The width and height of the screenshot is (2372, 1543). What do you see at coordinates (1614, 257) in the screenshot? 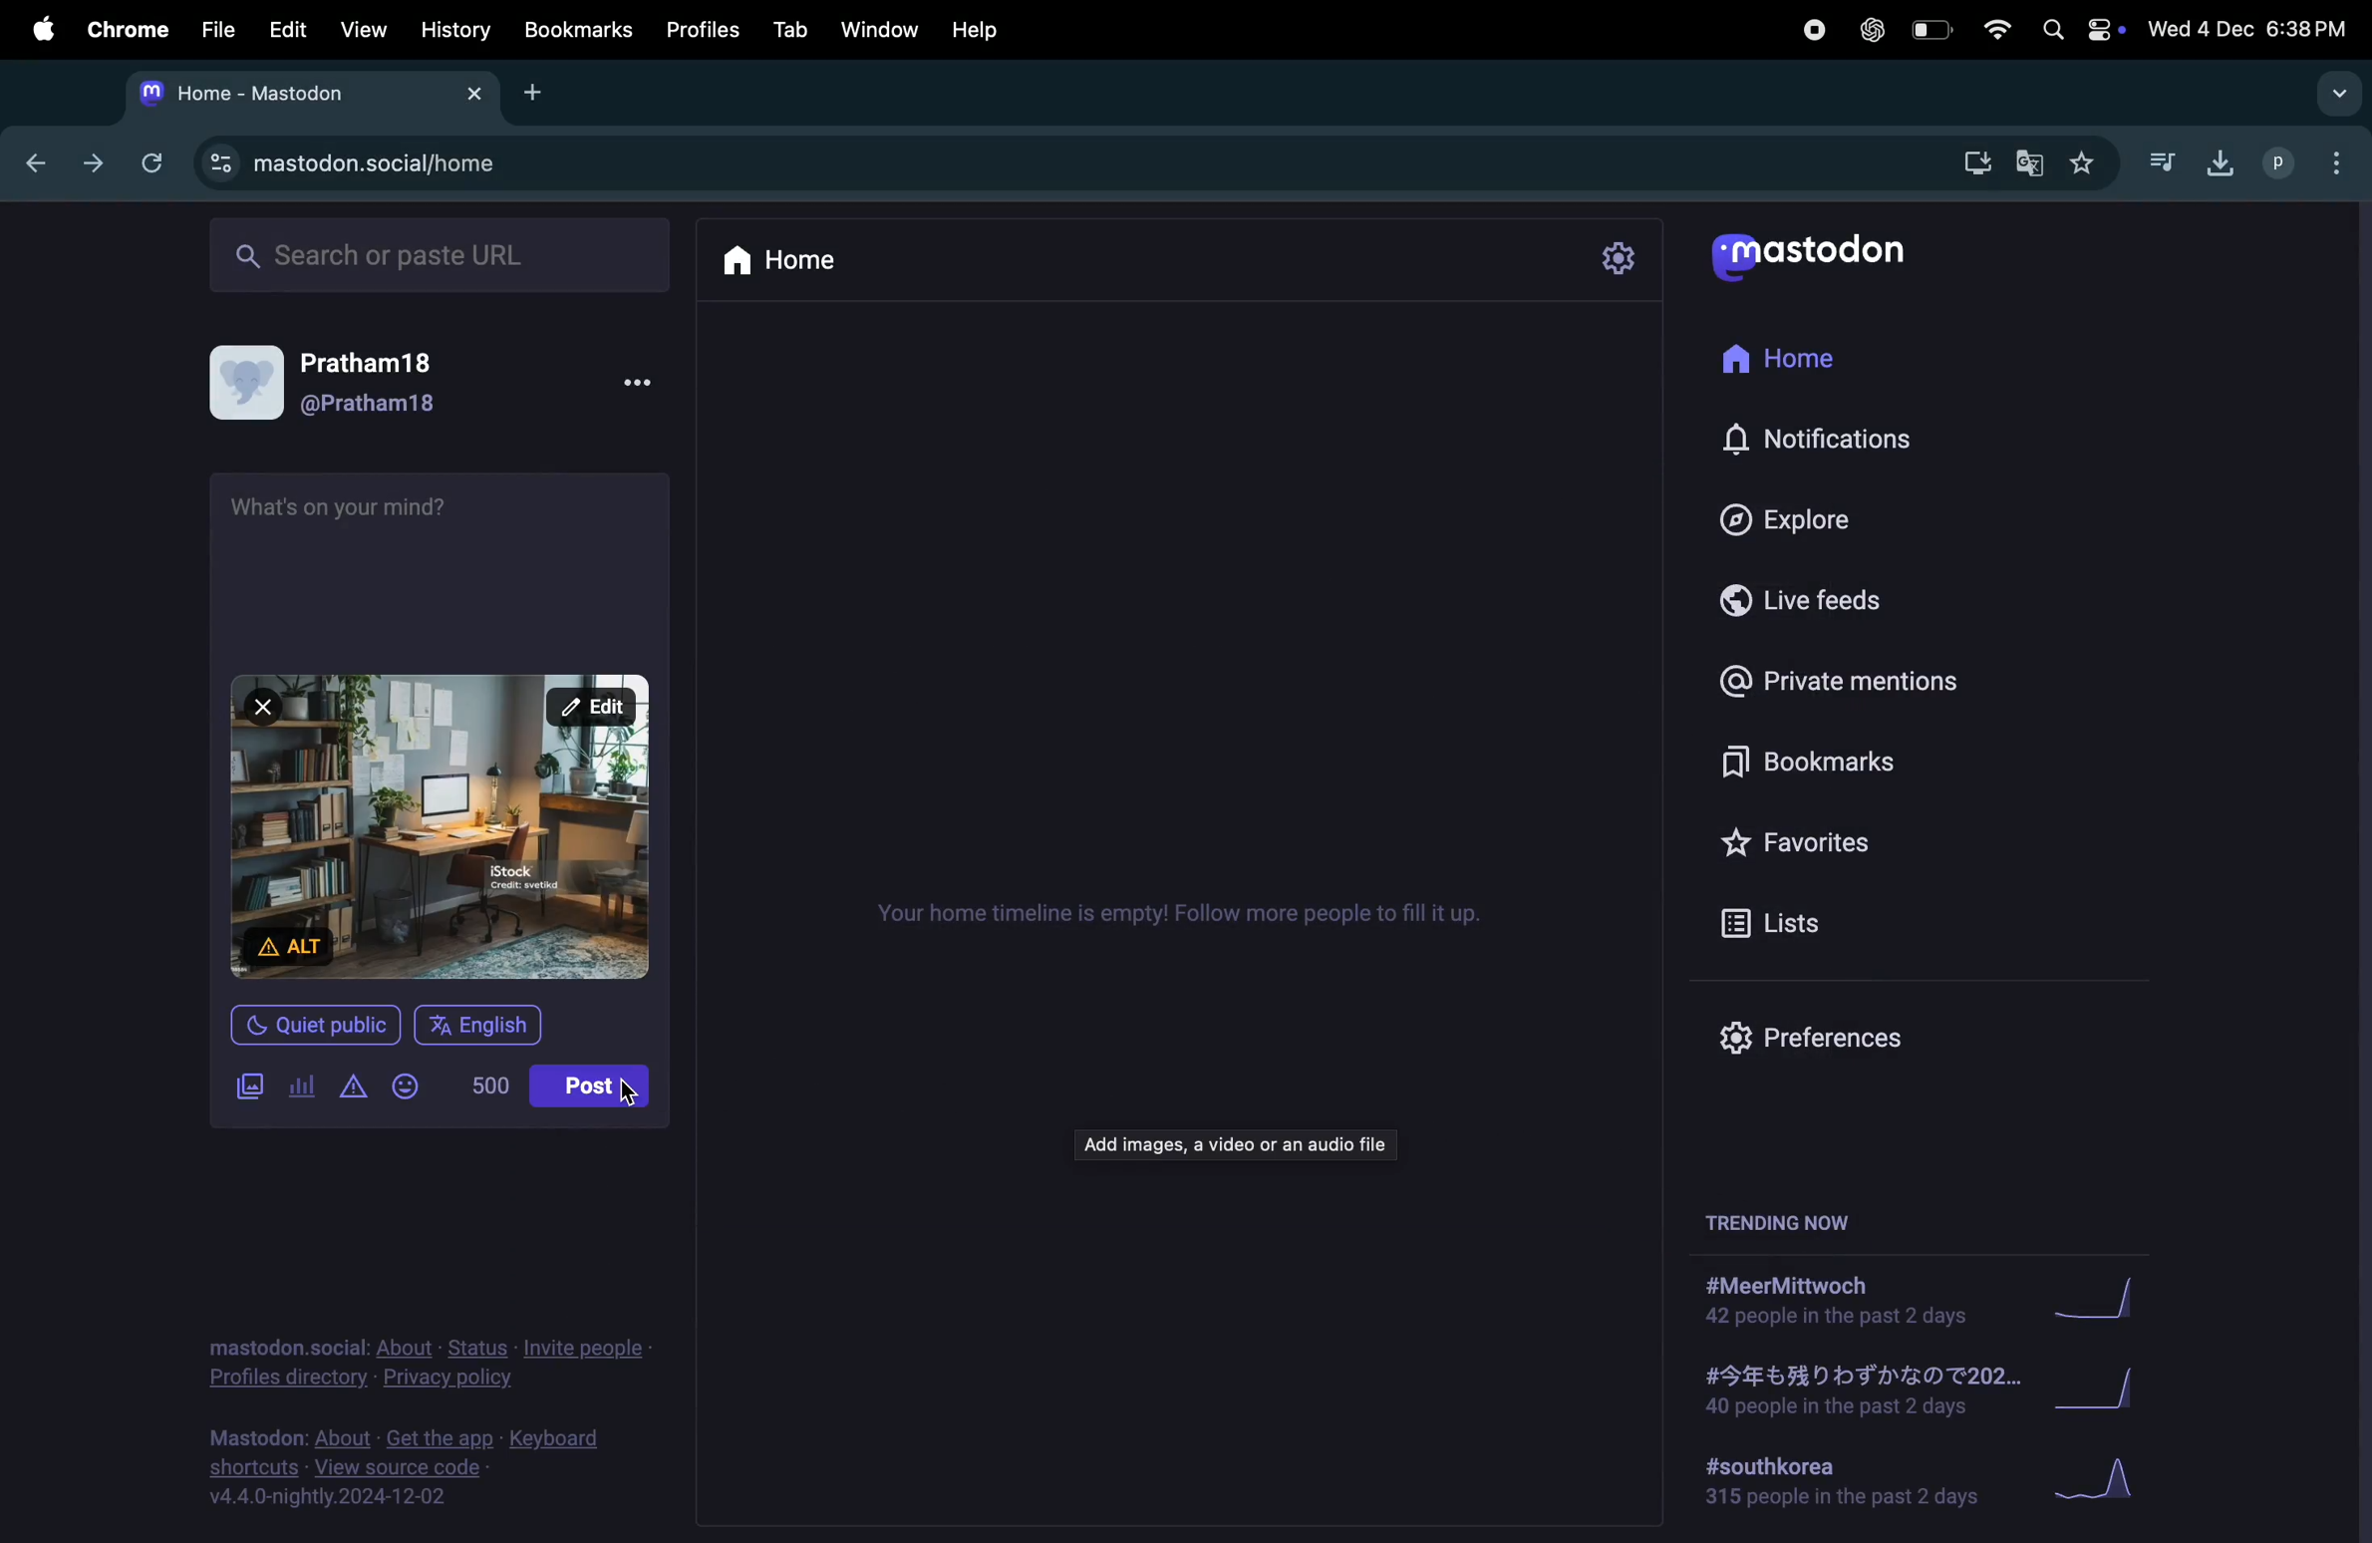
I see `settings` at bounding box center [1614, 257].